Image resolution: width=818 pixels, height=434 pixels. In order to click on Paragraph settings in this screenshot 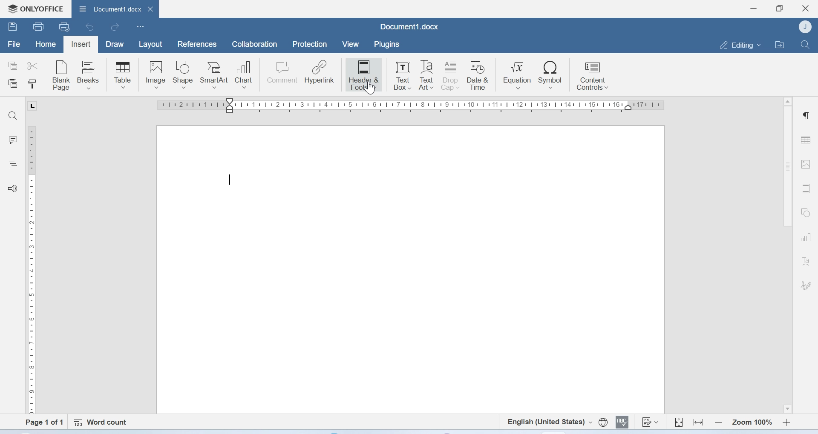, I will do `click(807, 116)`.